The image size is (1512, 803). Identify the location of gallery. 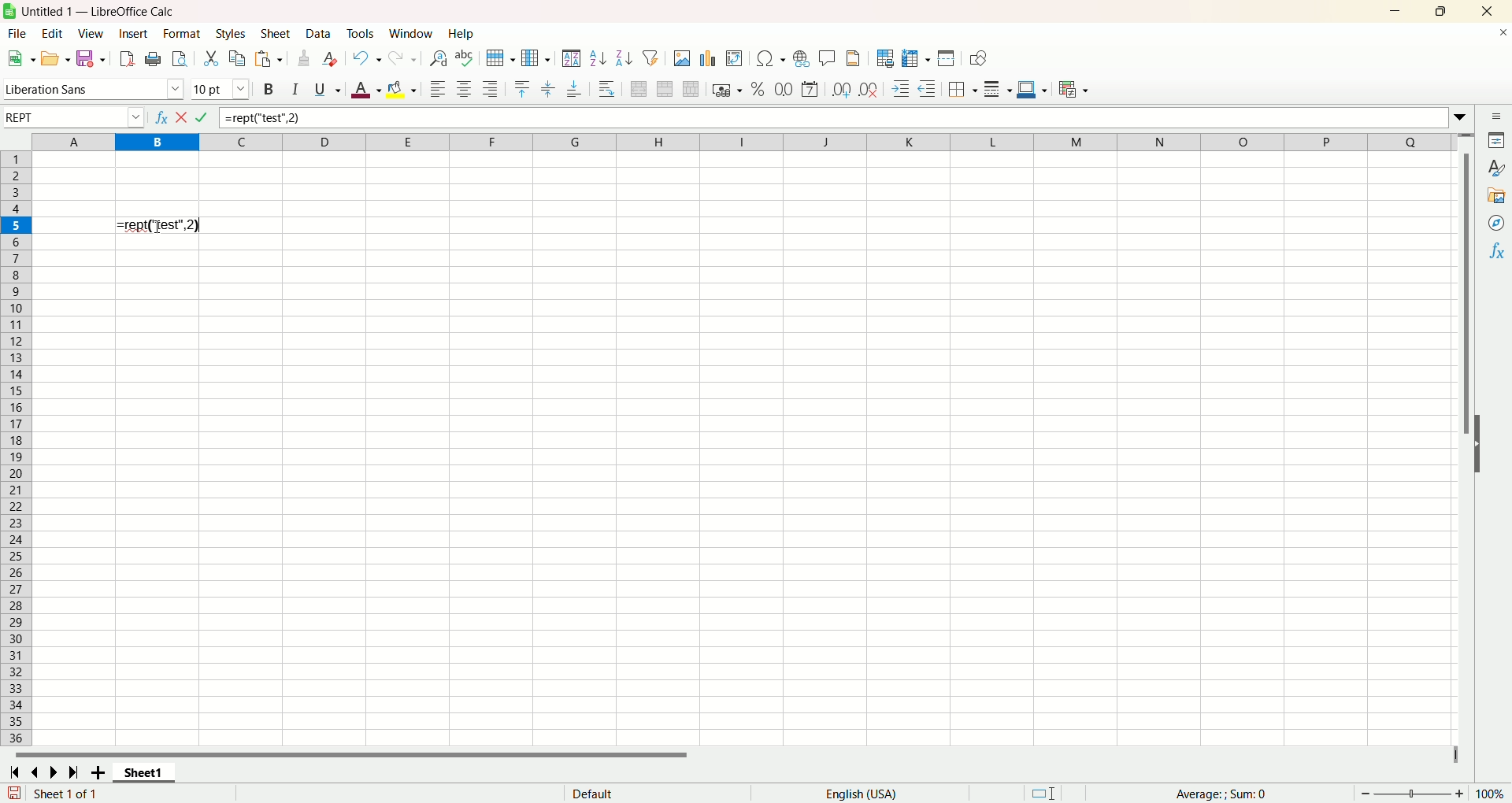
(1494, 196).